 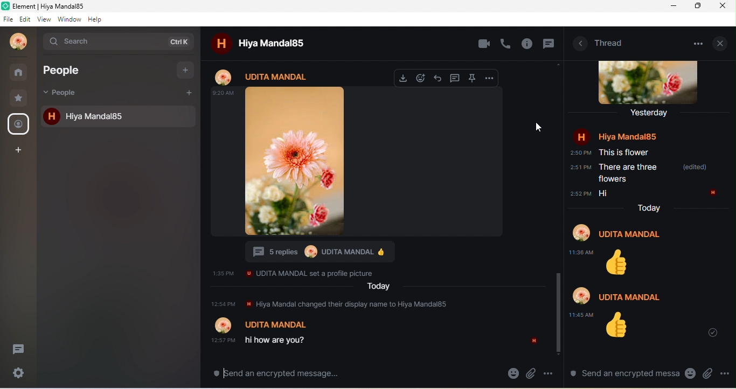 What do you see at coordinates (223, 304) in the screenshot?
I see `12:57 PM` at bounding box center [223, 304].